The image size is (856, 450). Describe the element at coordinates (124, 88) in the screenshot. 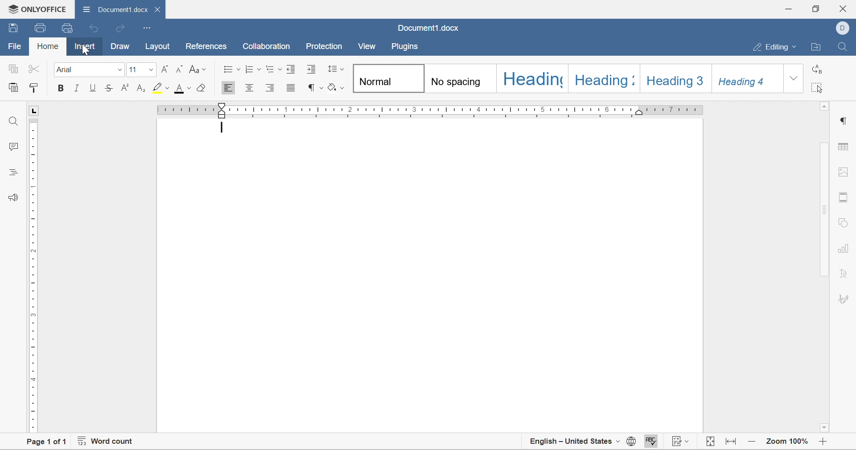

I see `Superscript` at that location.